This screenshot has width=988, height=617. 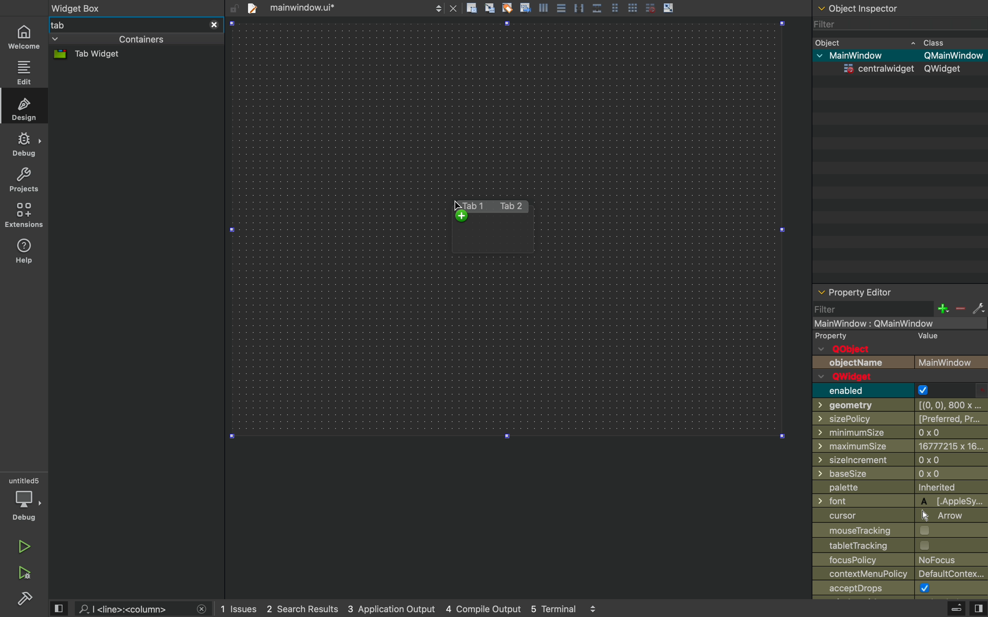 What do you see at coordinates (134, 608) in the screenshot?
I see `search` at bounding box center [134, 608].